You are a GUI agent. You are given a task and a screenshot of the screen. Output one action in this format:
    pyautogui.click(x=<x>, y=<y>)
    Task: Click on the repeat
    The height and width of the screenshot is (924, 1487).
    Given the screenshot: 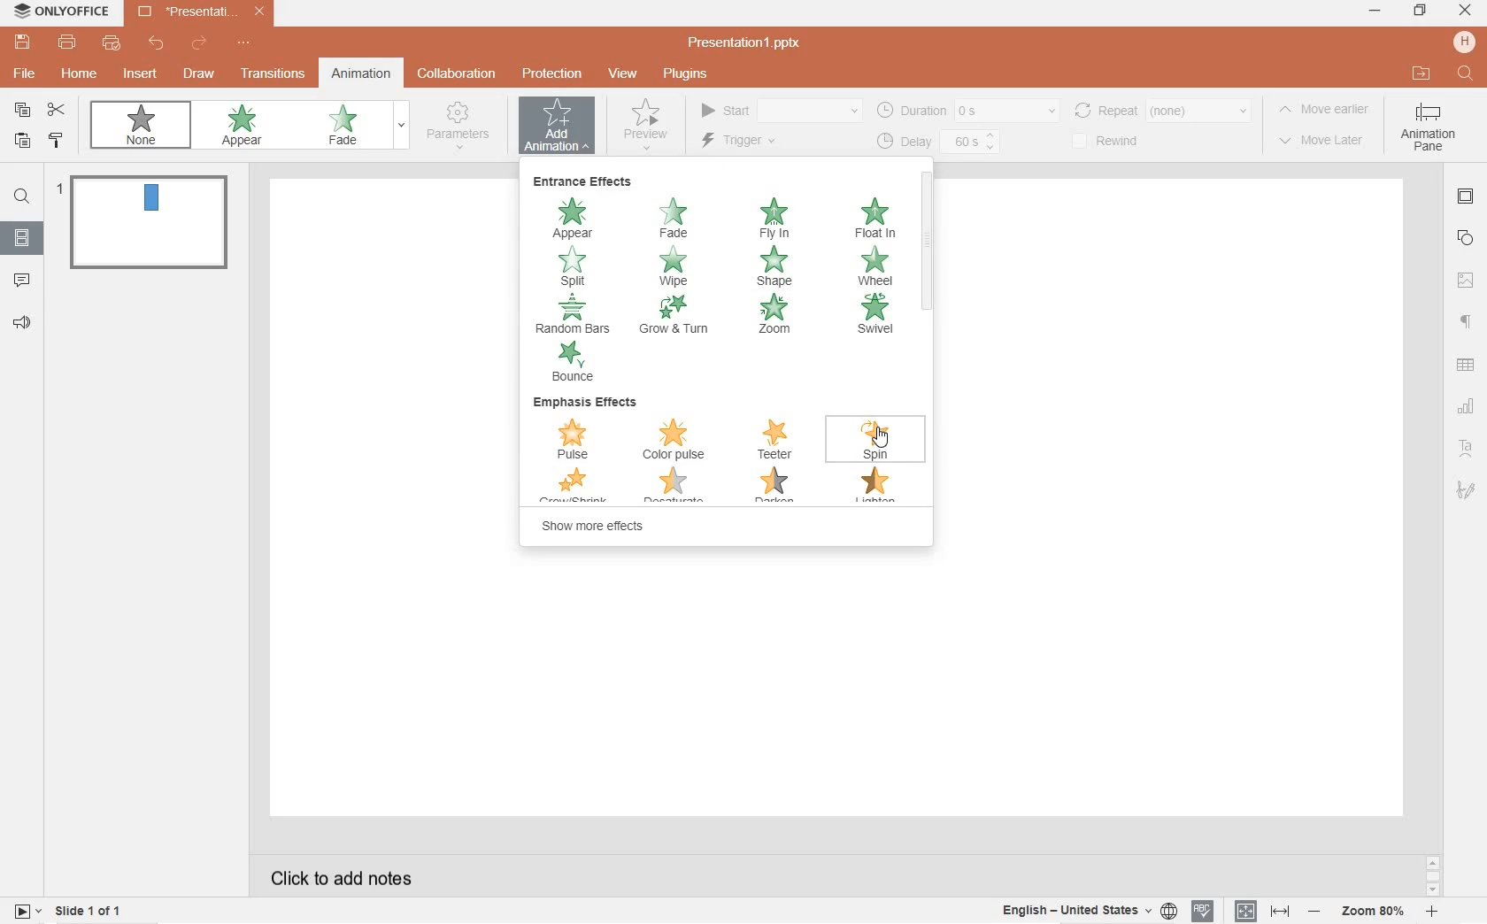 What is the action you would take?
    pyautogui.click(x=1166, y=110)
    